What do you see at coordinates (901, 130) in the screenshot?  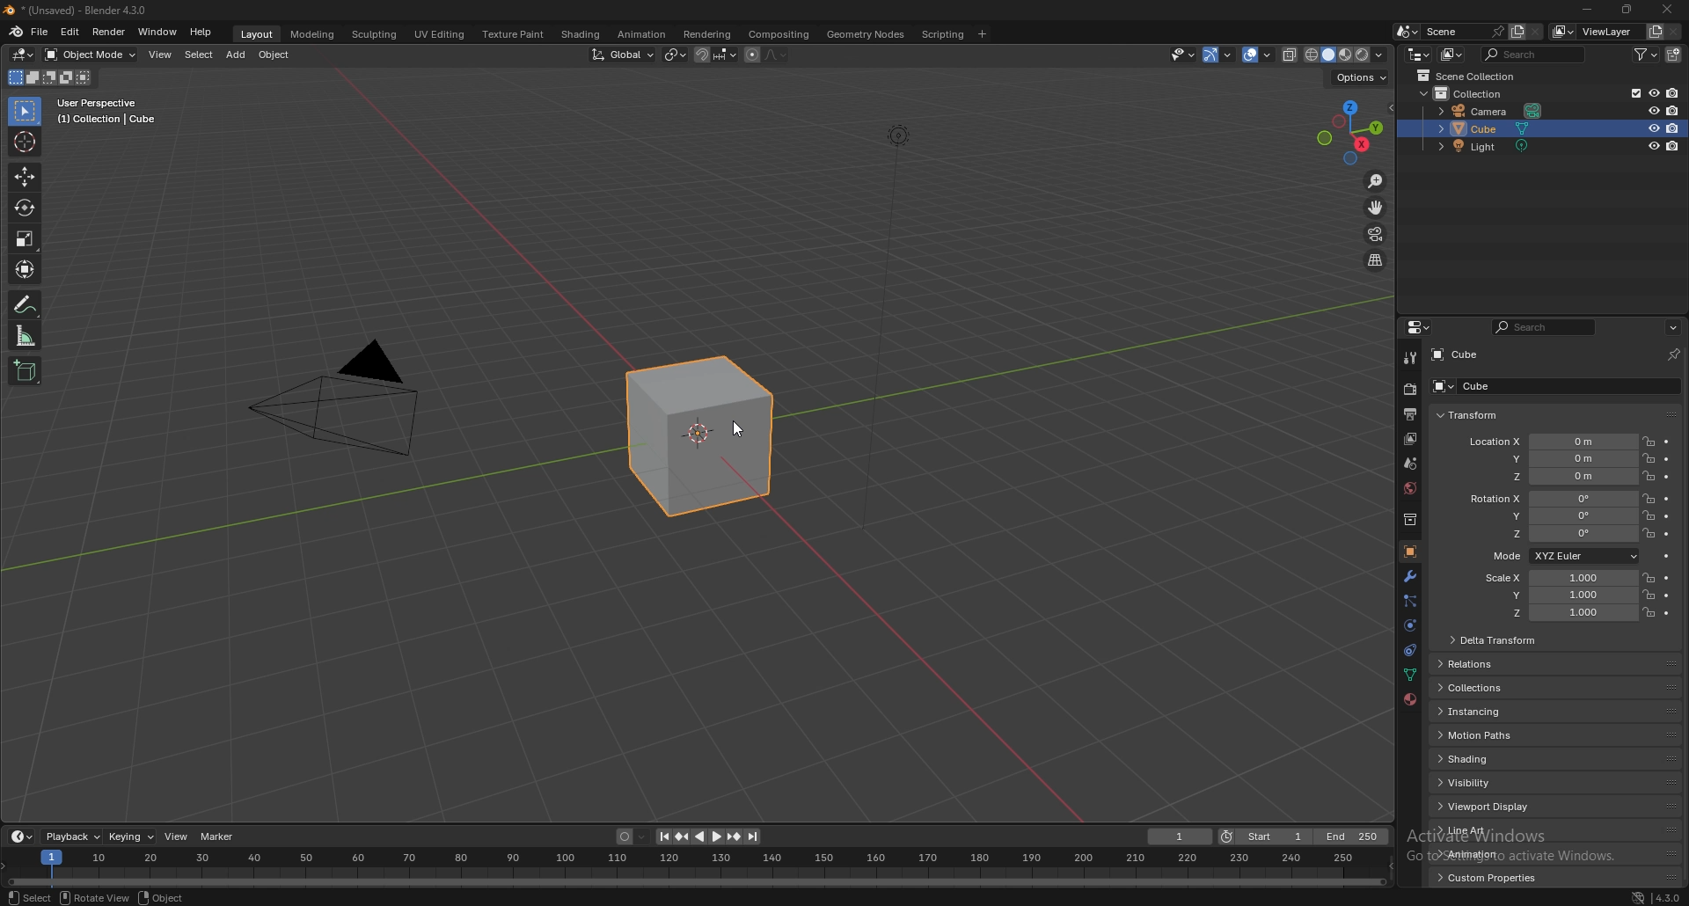 I see `lighting` at bounding box center [901, 130].